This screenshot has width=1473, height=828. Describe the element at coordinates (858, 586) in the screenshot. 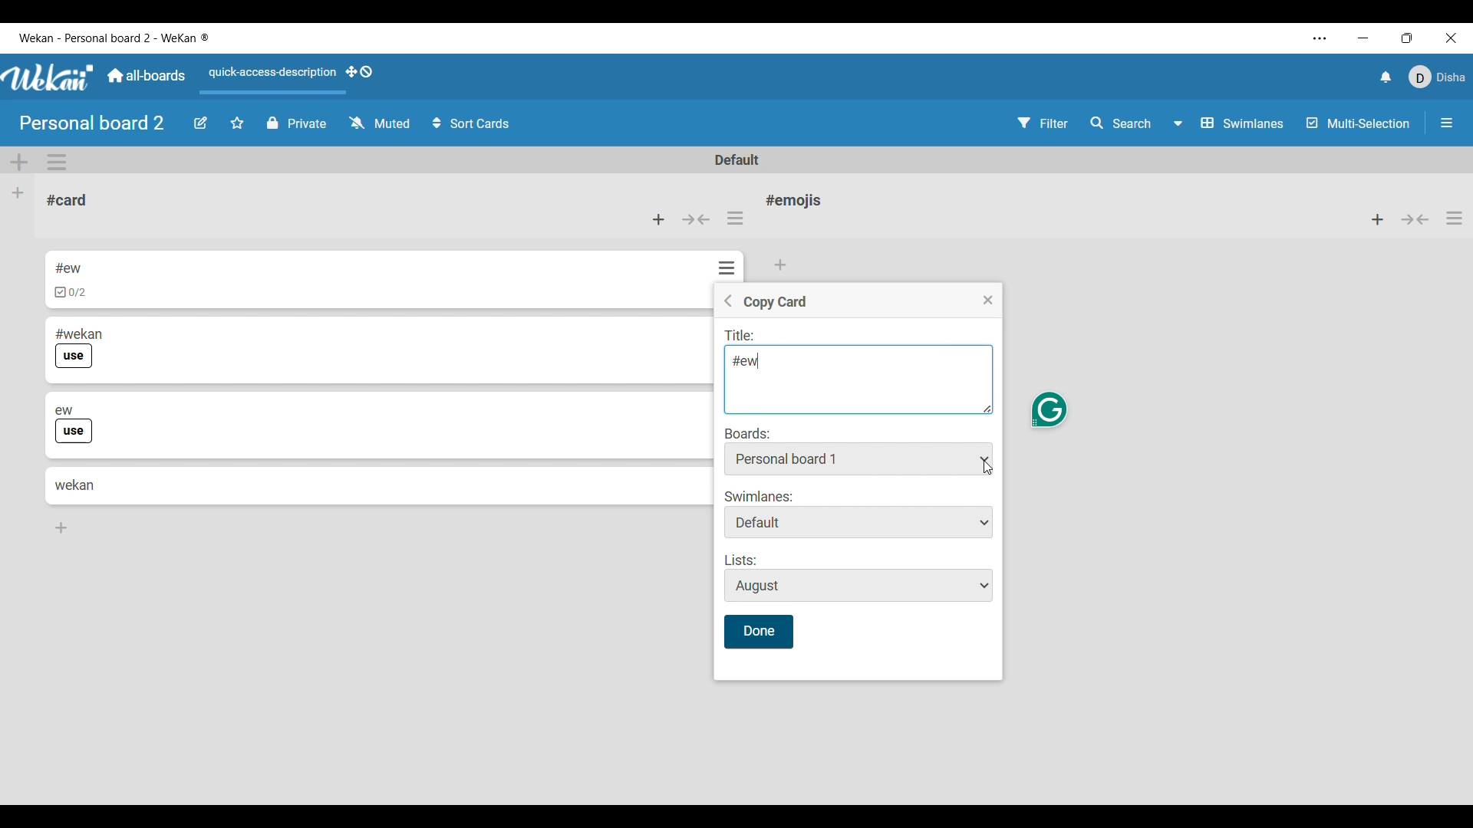

I see `Lists options` at that location.